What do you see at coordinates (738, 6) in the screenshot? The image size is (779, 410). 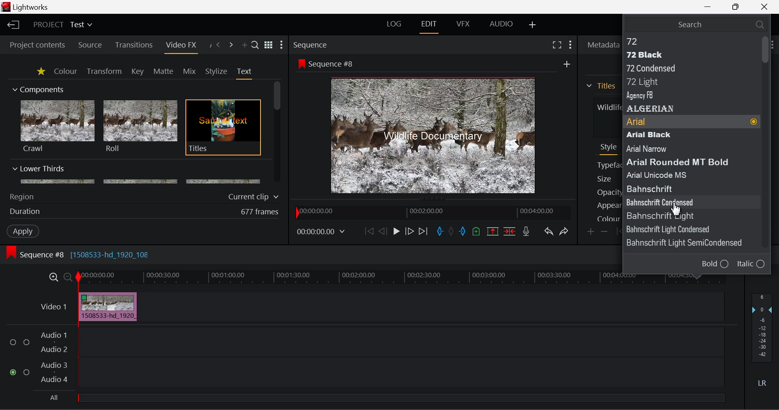 I see `Minimize` at bounding box center [738, 6].